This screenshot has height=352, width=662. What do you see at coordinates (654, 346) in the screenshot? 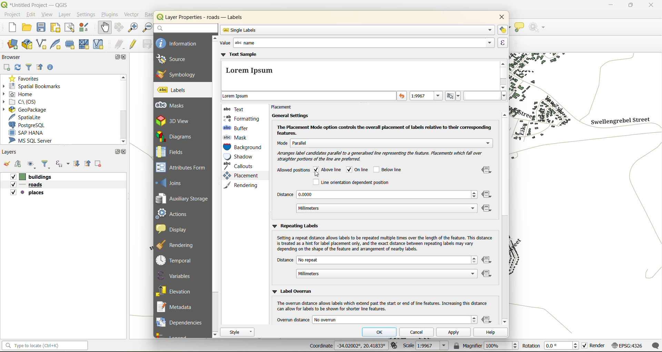
I see `log messages` at bounding box center [654, 346].